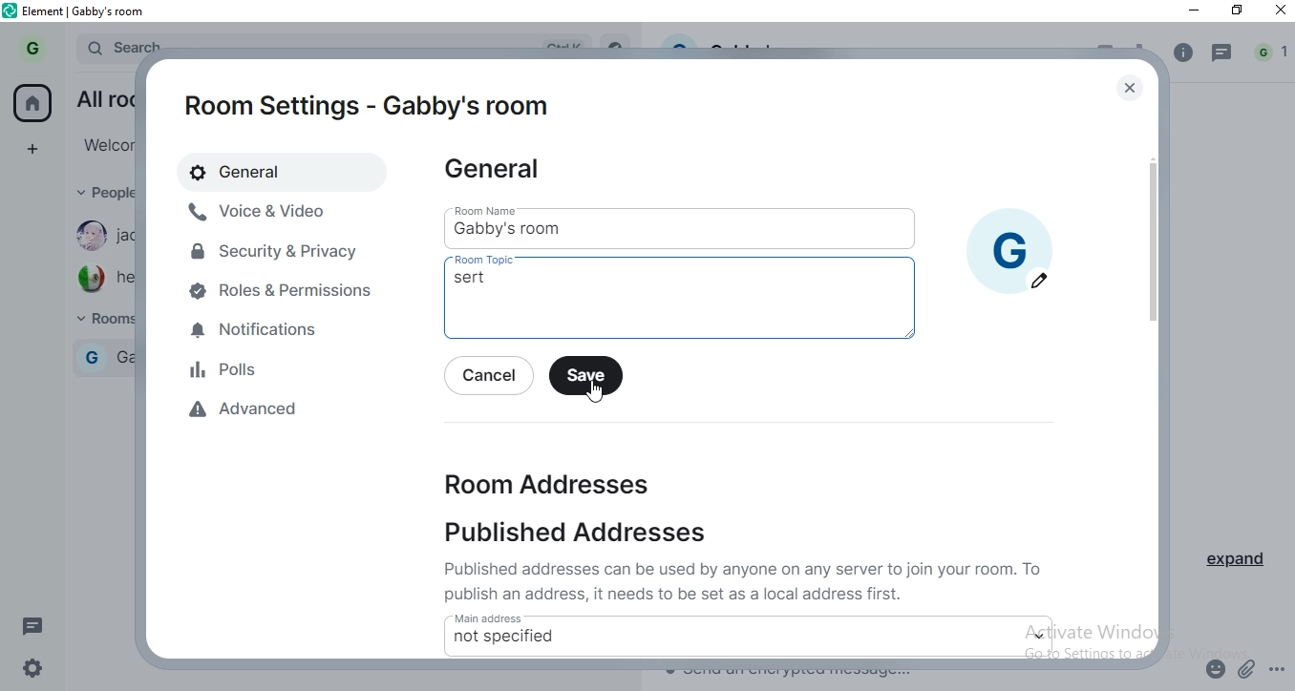 The width and height of the screenshot is (1295, 691). I want to click on emoji, so click(1217, 666).